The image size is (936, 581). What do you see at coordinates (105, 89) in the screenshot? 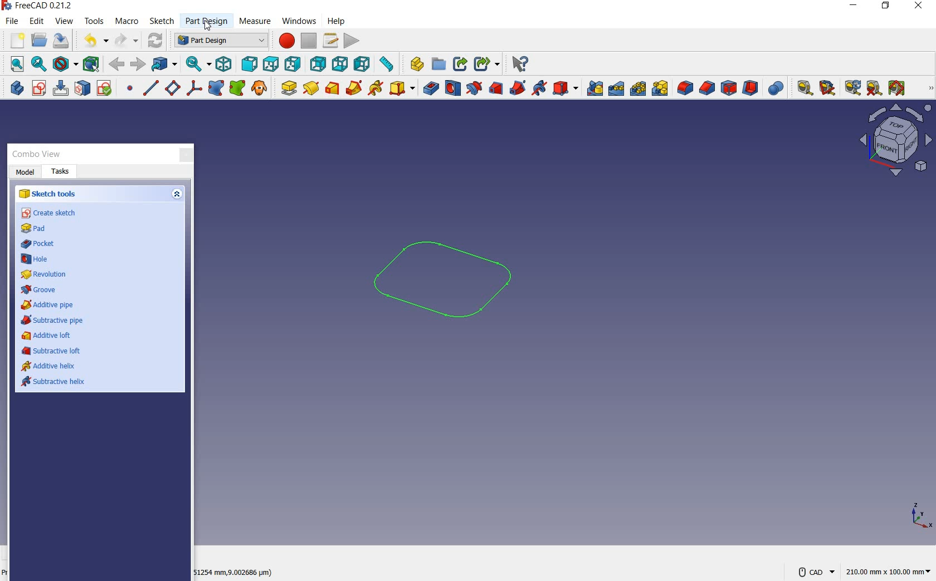
I see `validate sketch` at bounding box center [105, 89].